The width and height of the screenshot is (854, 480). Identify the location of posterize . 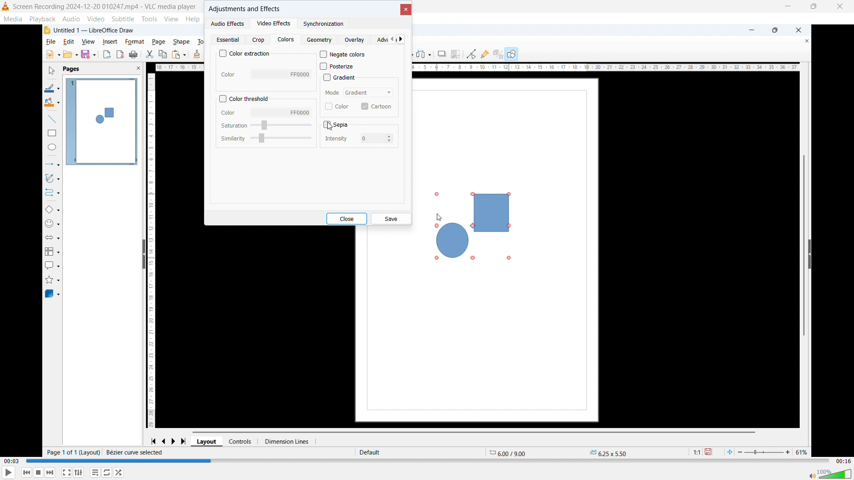
(338, 66).